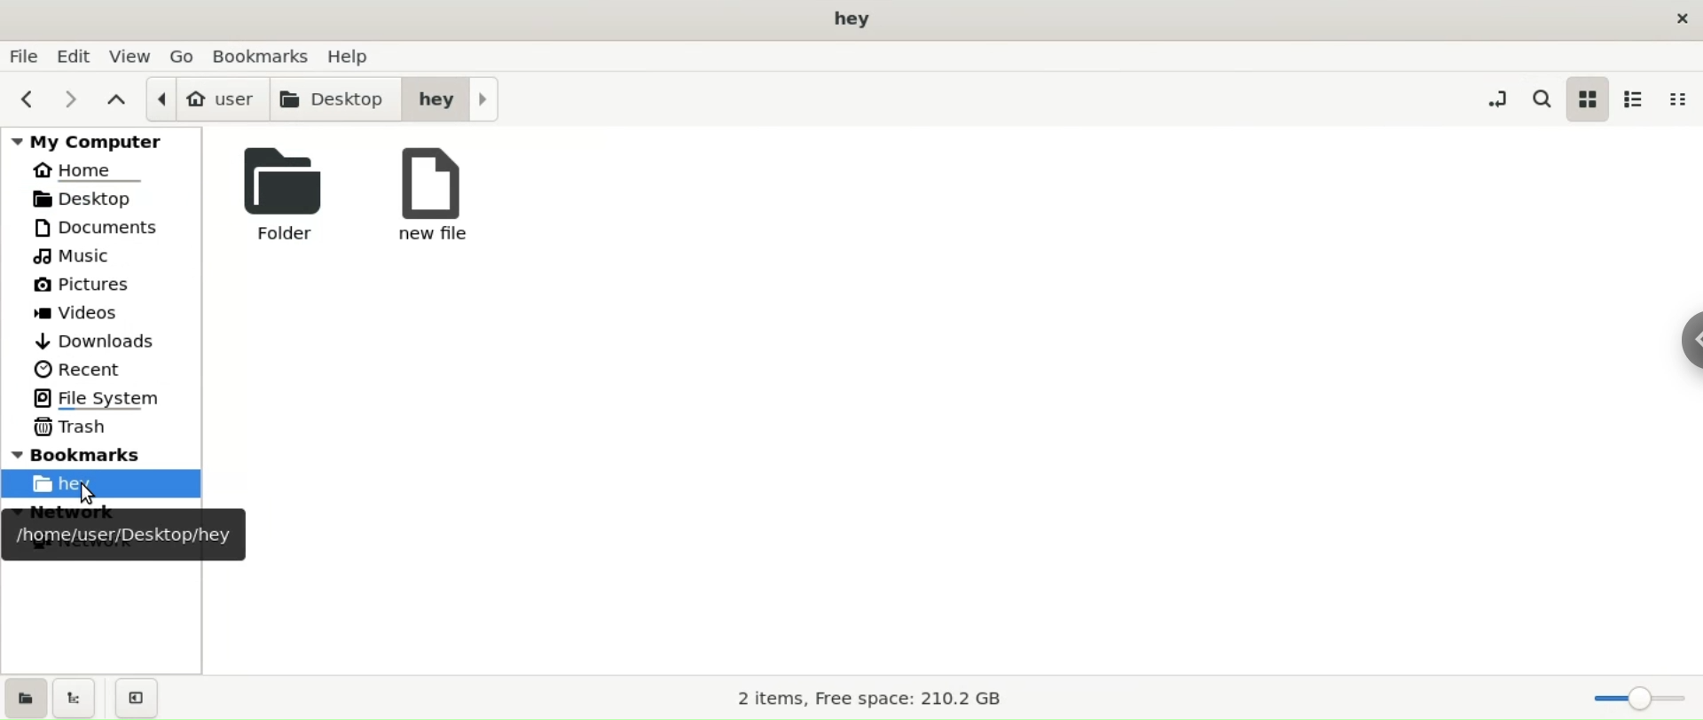 The height and width of the screenshot is (720, 1703). I want to click on chrome options, so click(1692, 333).